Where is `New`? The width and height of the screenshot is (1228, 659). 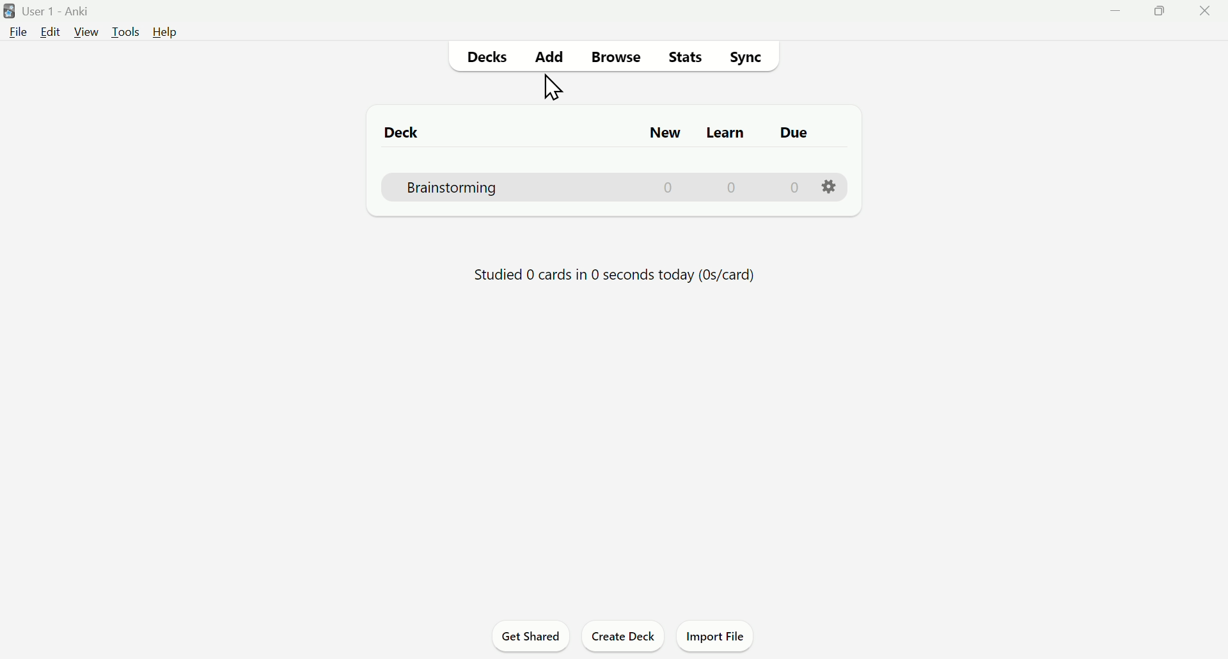 New is located at coordinates (664, 132).